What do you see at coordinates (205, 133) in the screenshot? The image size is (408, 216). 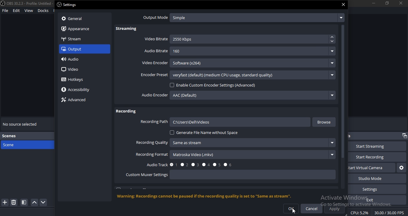 I see `generate file name without space` at bounding box center [205, 133].